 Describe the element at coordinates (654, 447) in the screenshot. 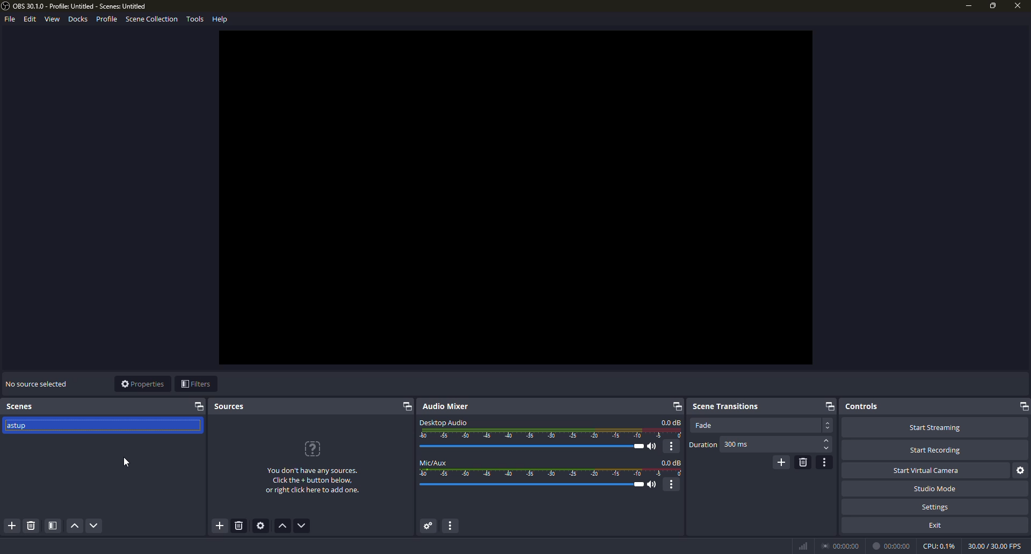

I see `mute` at that location.